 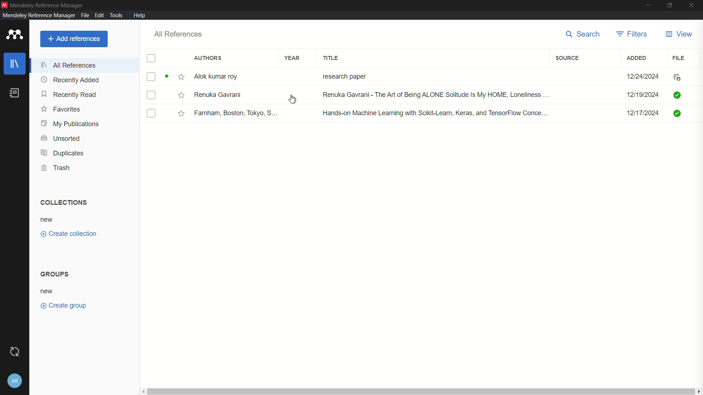 I want to click on research paper, so click(x=343, y=76).